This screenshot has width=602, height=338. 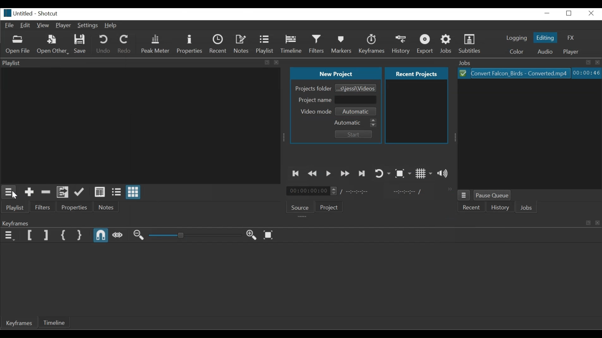 I want to click on Set Filter last, so click(x=46, y=235).